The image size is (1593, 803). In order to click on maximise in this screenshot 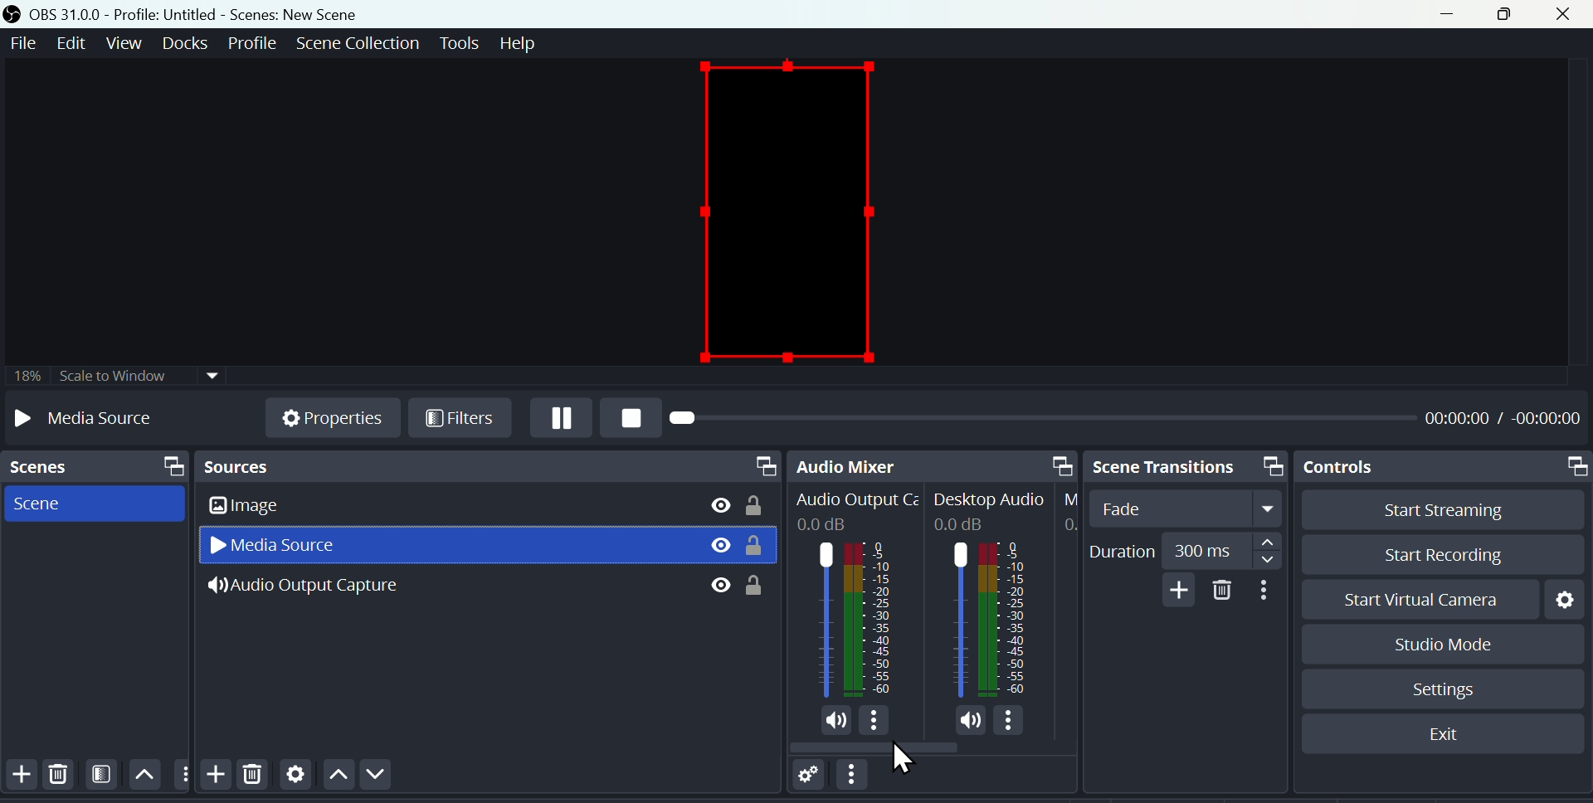, I will do `click(1508, 15)`.